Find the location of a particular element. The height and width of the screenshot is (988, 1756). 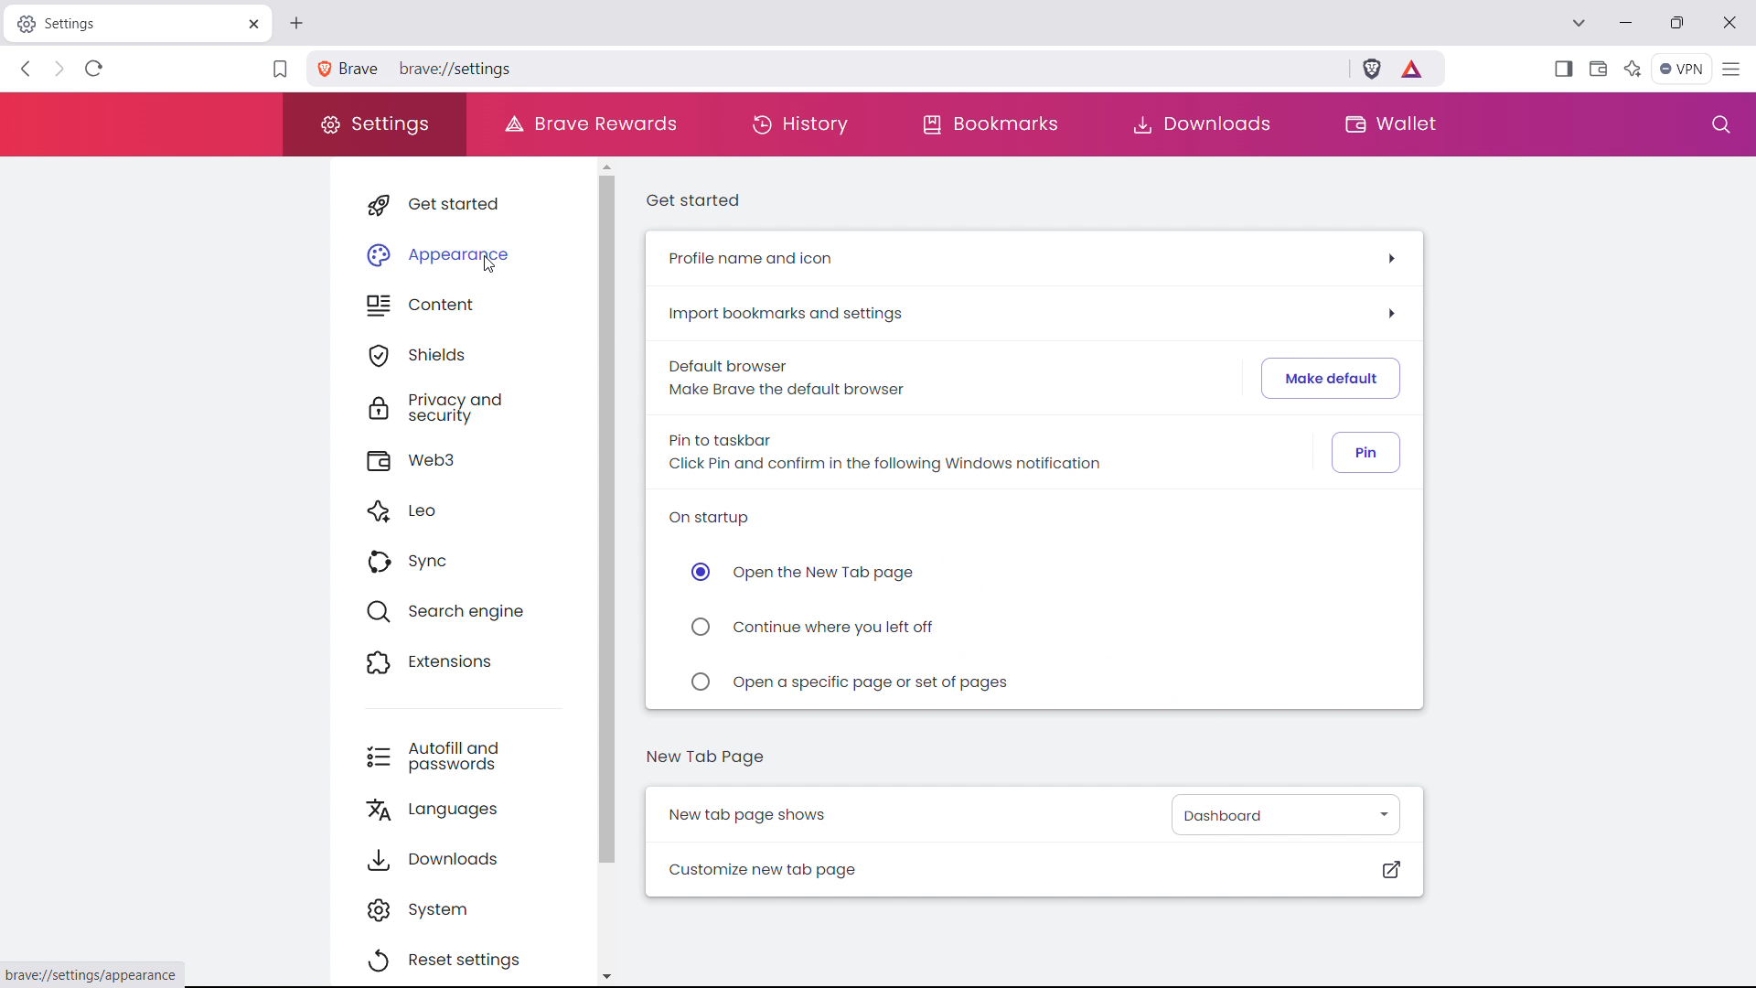

system is located at coordinates (459, 906).